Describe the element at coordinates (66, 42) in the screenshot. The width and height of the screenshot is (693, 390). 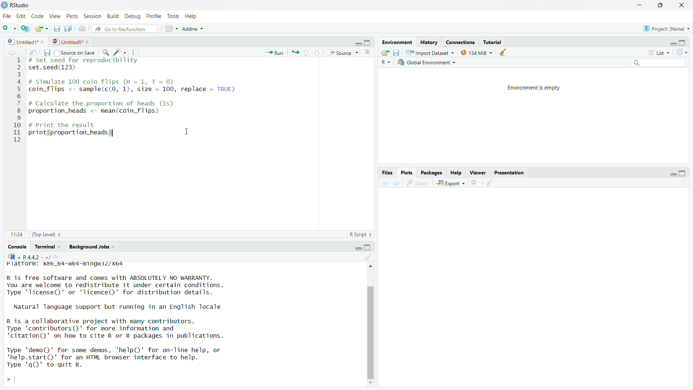
I see `untitled5` at that location.